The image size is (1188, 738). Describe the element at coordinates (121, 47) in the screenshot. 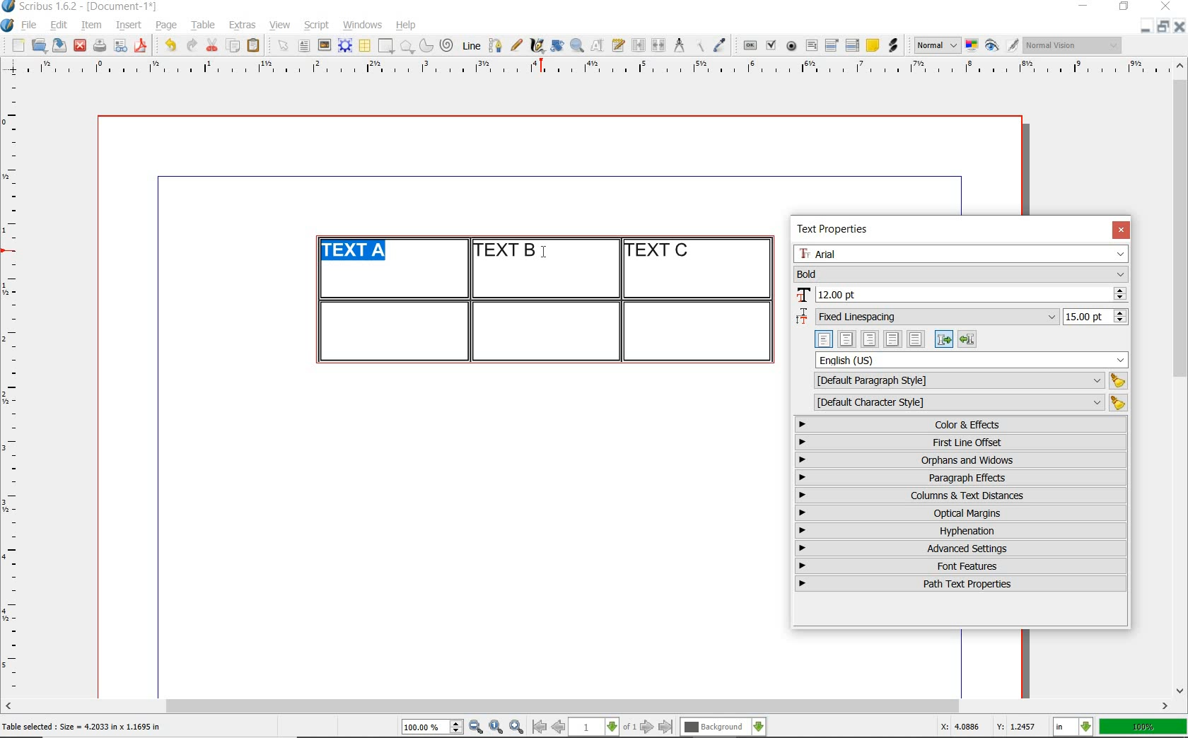

I see `preflight verifier` at that location.